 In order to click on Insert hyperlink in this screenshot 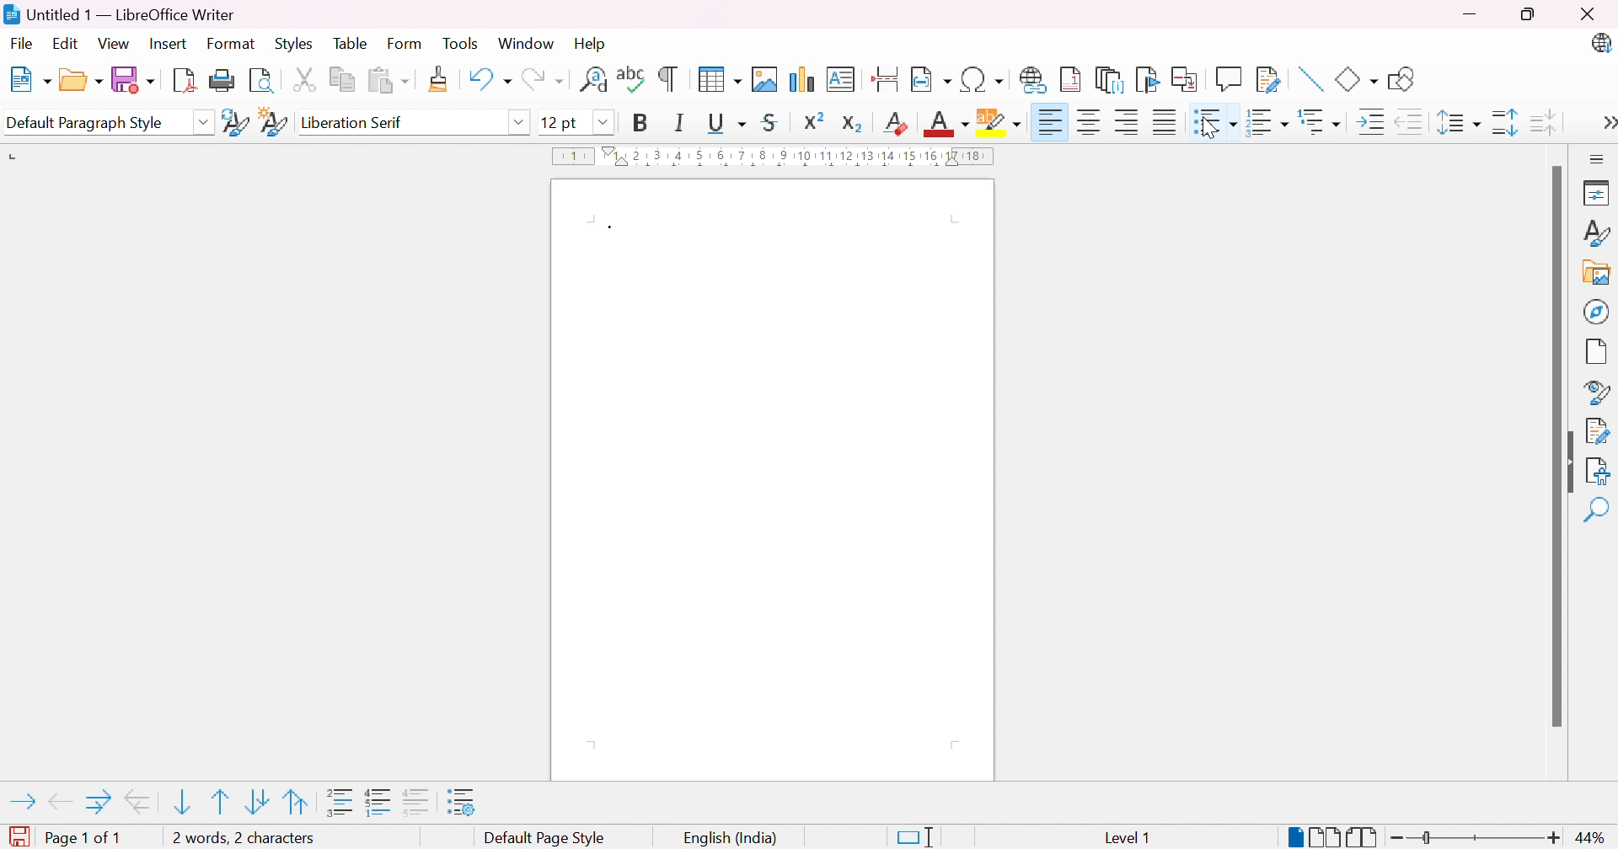, I will do `click(1034, 81)`.